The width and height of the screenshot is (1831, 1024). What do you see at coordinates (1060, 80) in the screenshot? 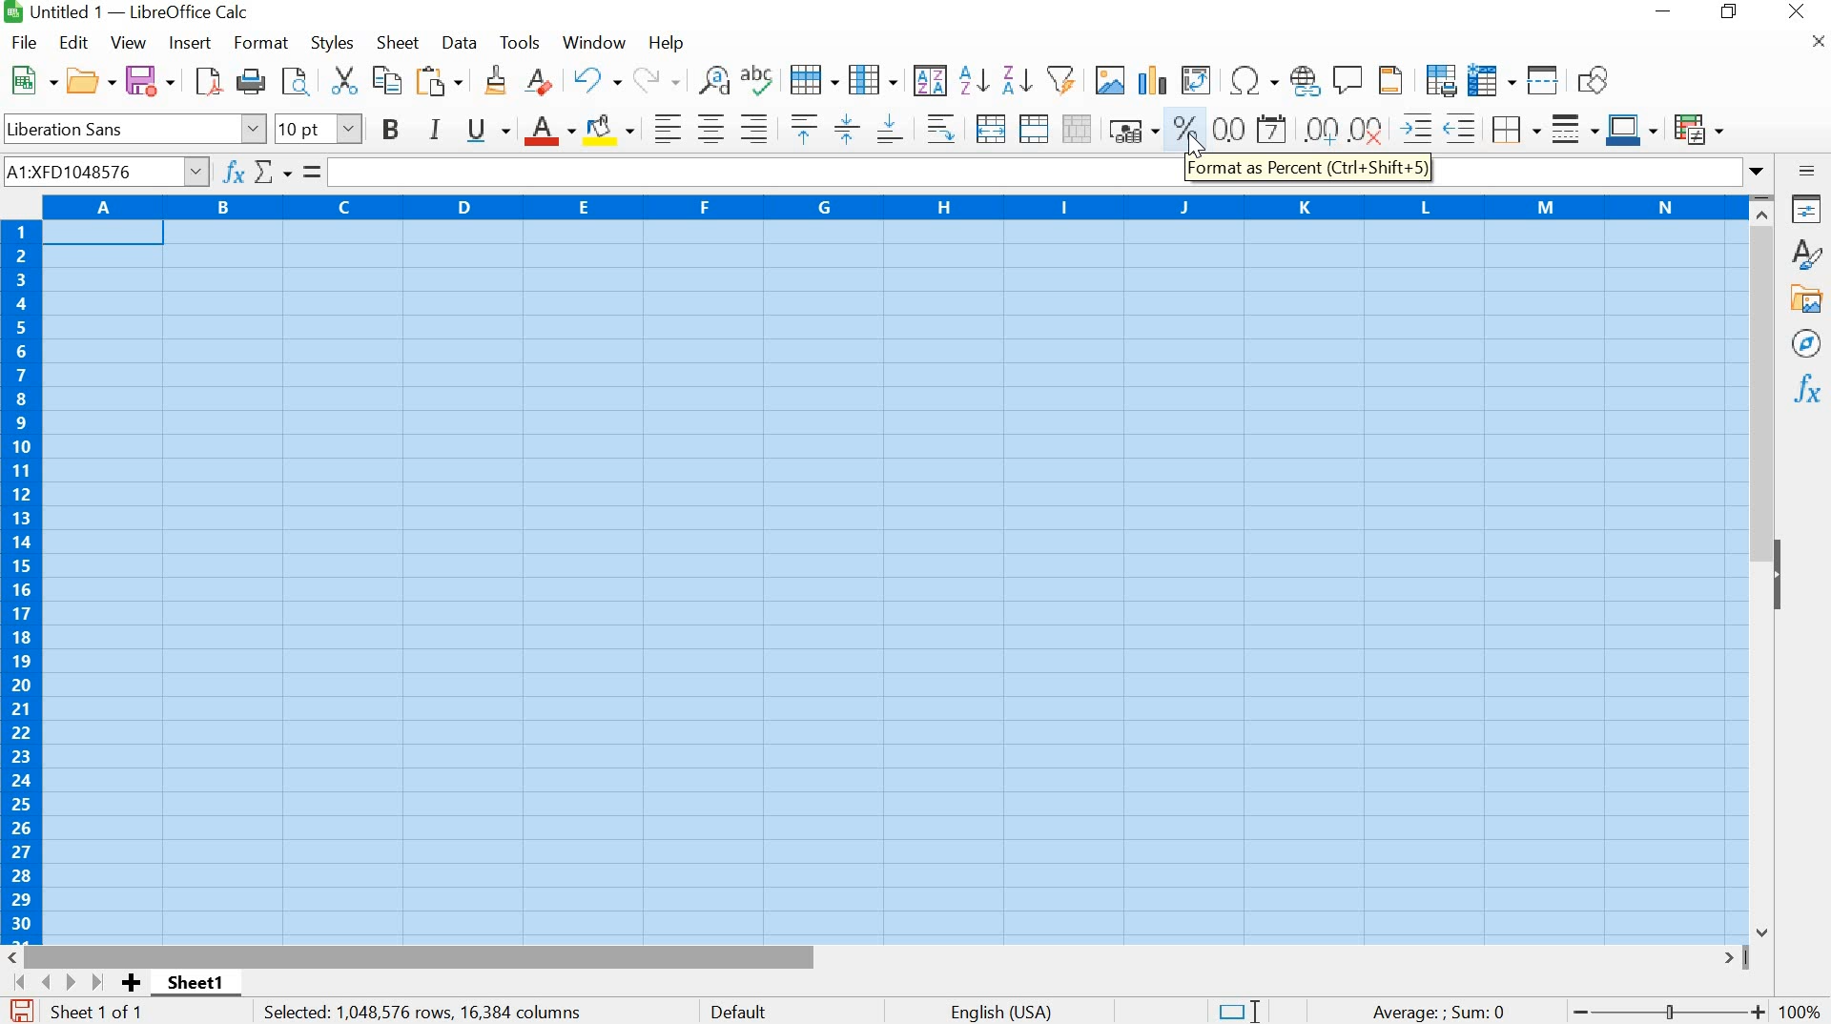
I see `AutoFilter` at bounding box center [1060, 80].